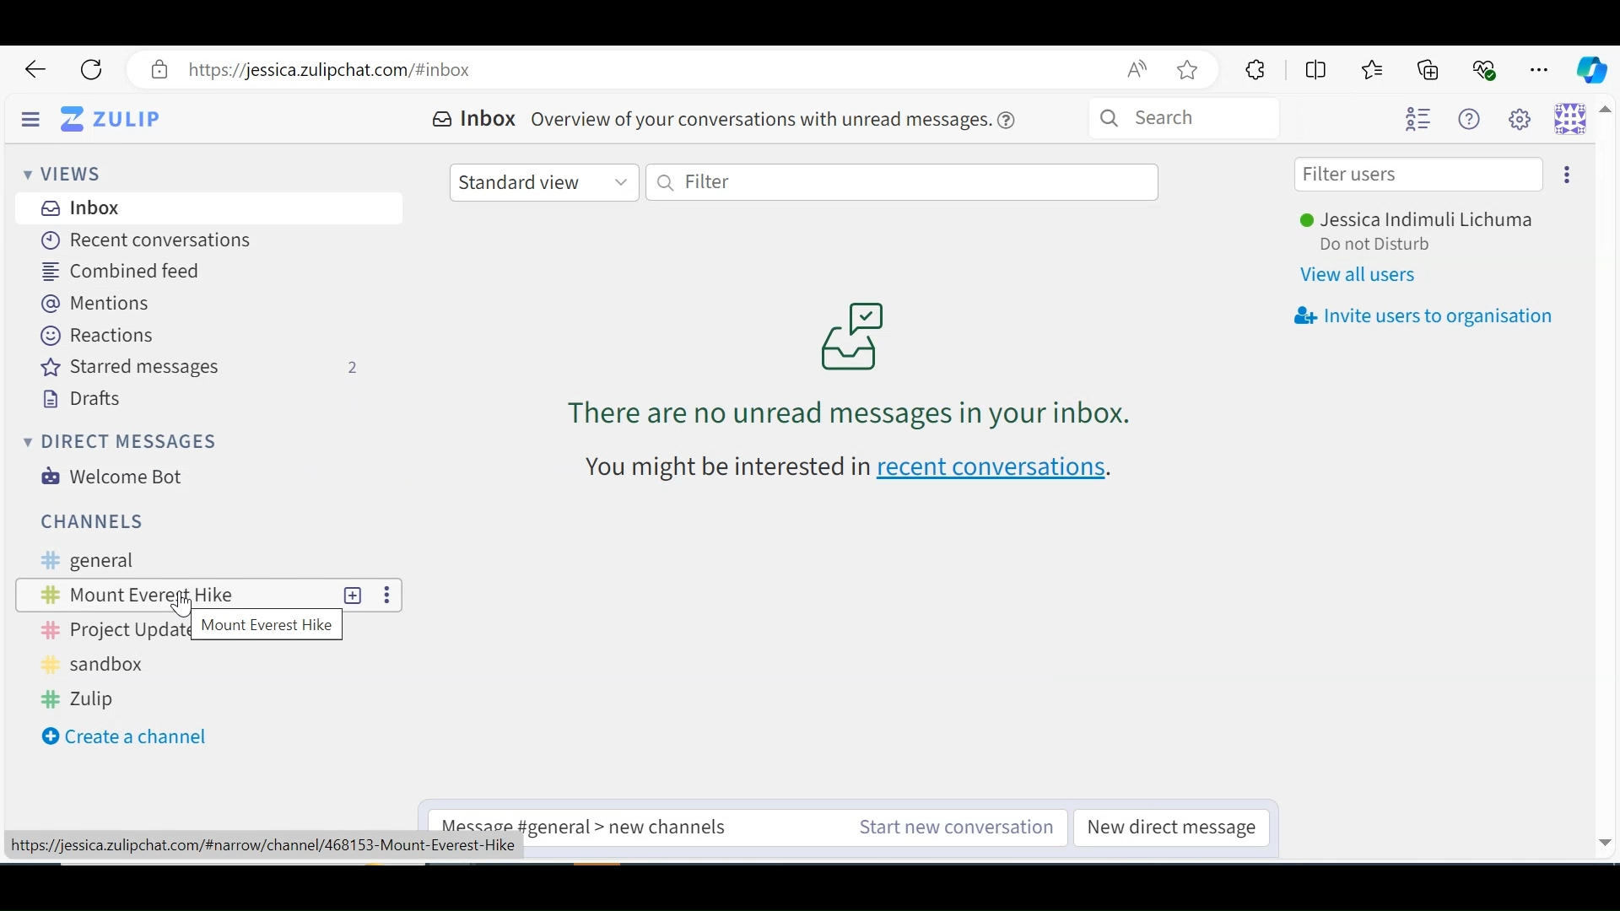 The image size is (1620, 911). Describe the element at coordinates (1213, 120) in the screenshot. I see `Search` at that location.